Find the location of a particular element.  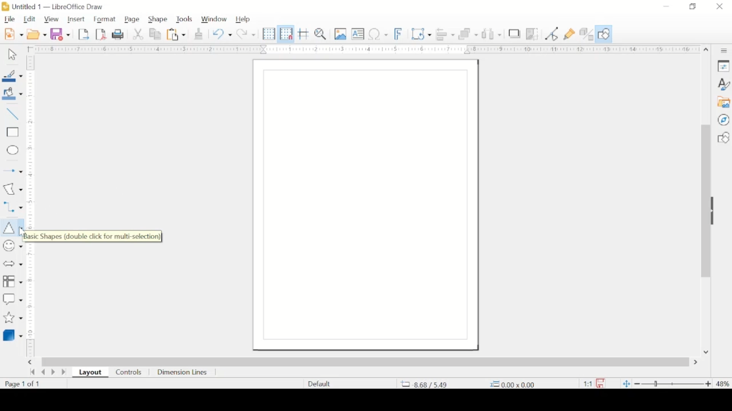

new is located at coordinates (14, 34).